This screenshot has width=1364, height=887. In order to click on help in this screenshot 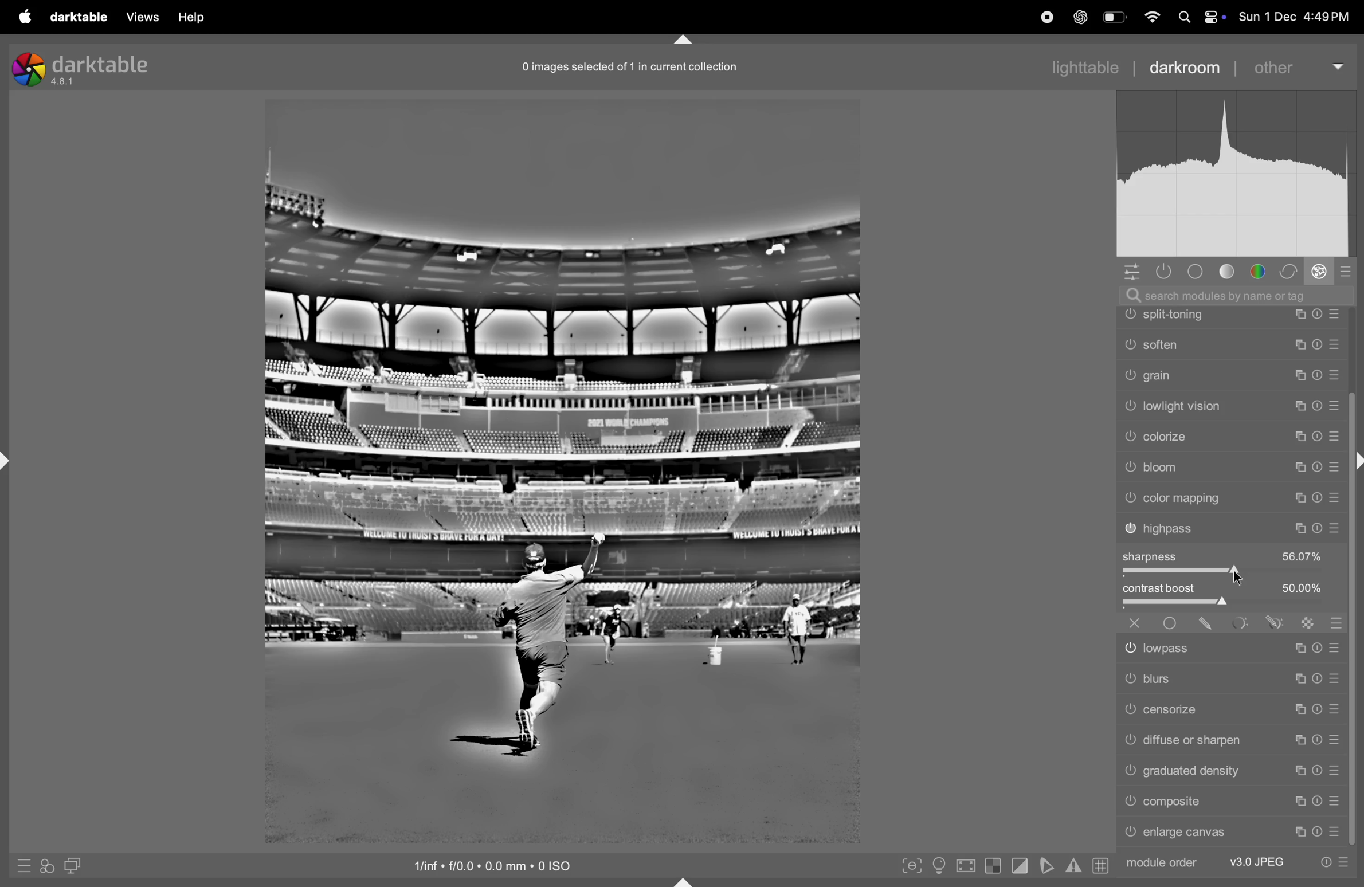, I will do `click(190, 17)`.